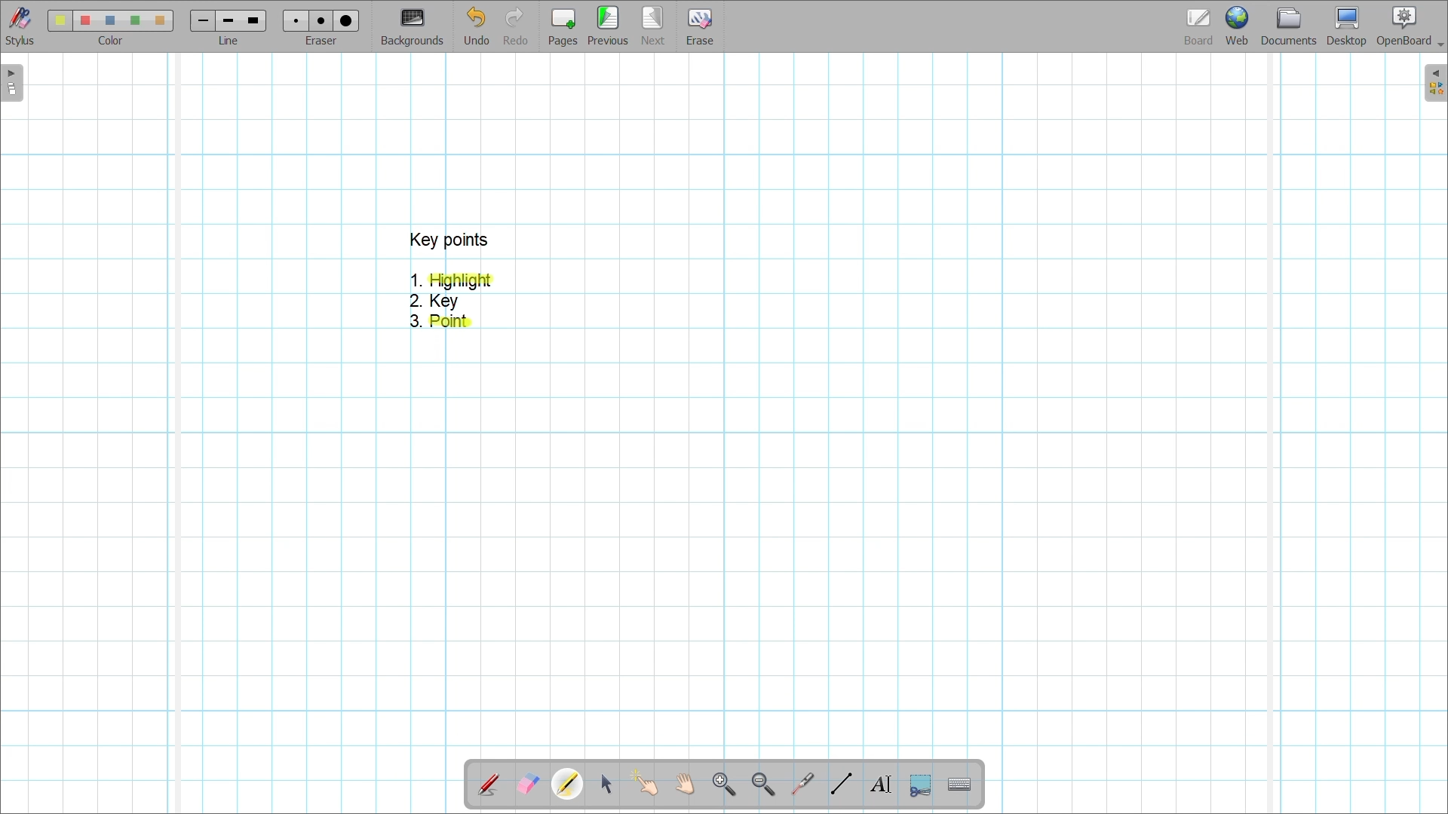 The image size is (1448, 814). I want to click on Eraser 1, so click(296, 20).